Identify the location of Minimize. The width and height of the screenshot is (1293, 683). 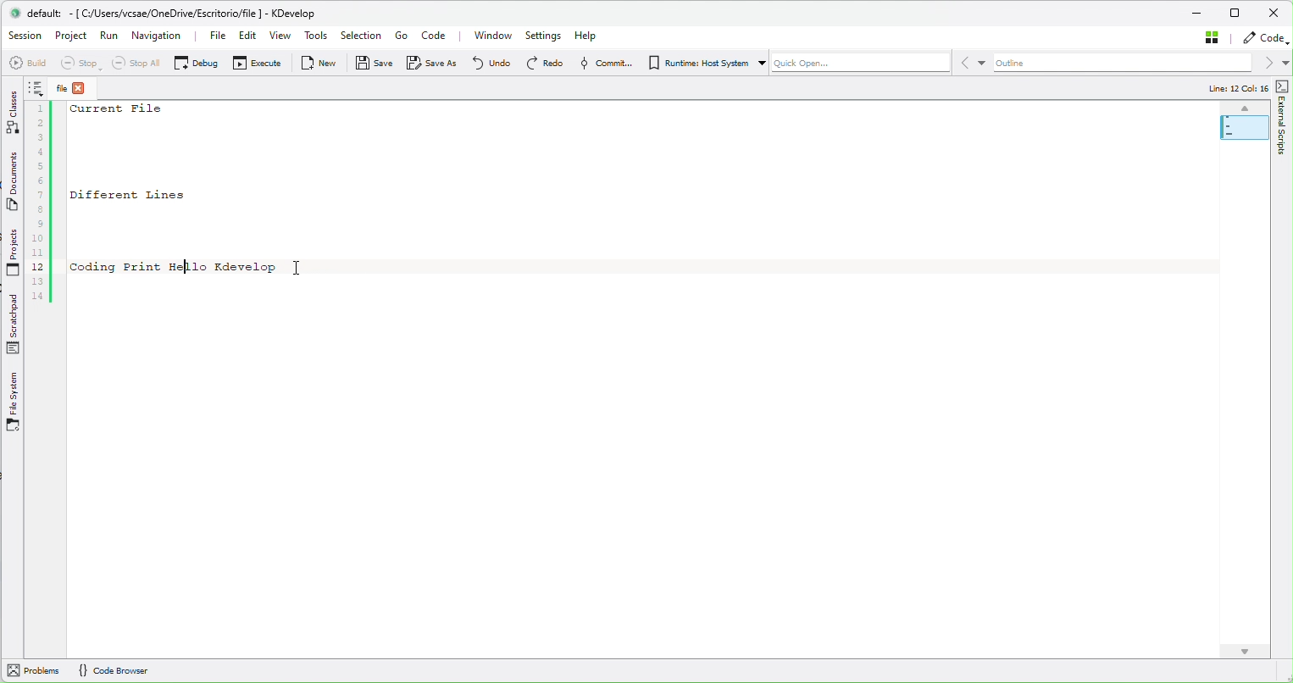
(1199, 14).